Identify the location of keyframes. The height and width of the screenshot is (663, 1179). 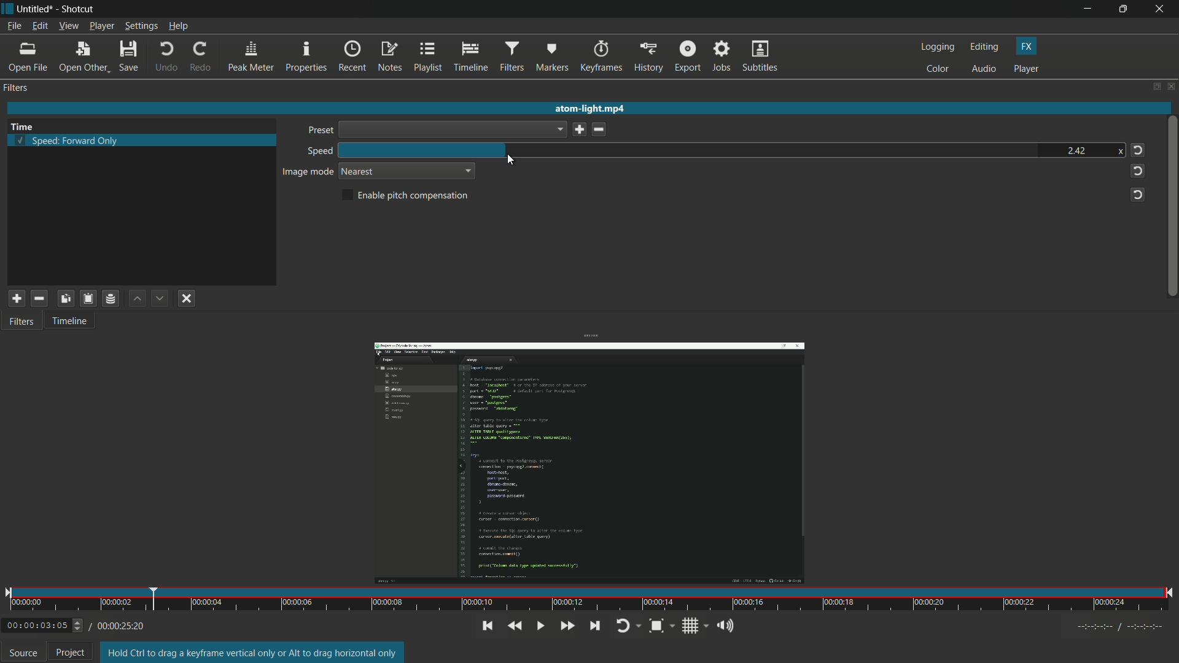
(602, 56).